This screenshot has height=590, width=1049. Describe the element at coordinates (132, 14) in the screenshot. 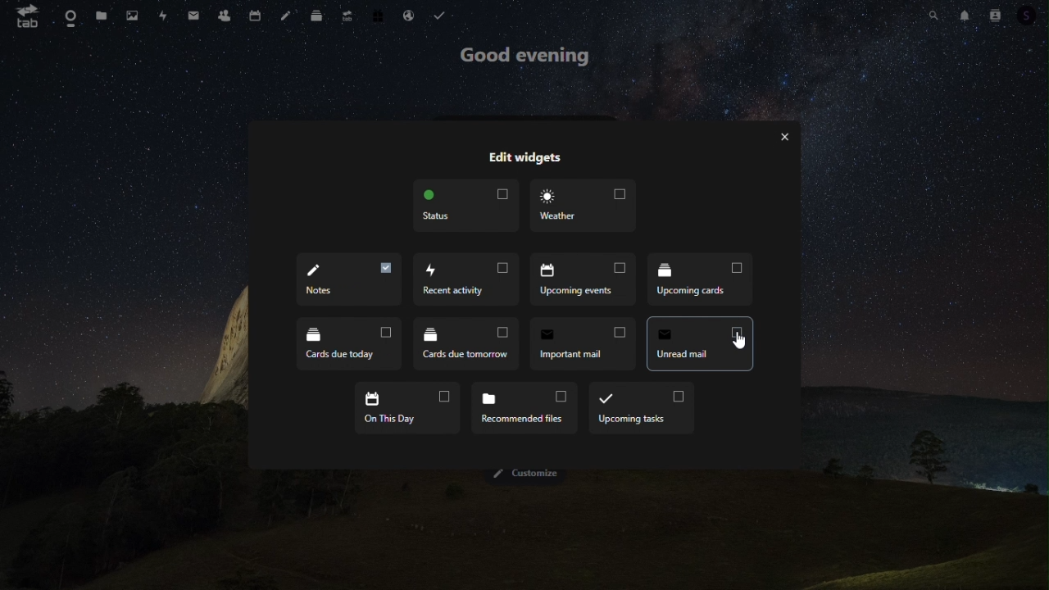

I see `Photos` at that location.